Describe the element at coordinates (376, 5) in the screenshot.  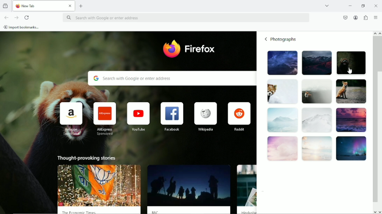
I see `Close` at that location.